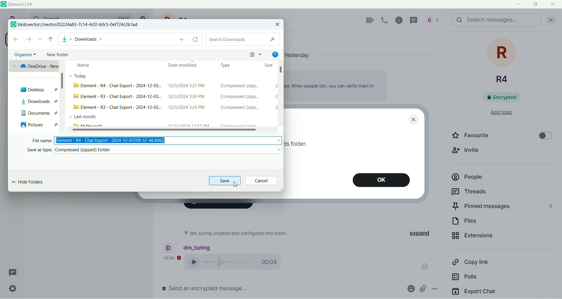 Image resolution: width=562 pixels, height=299 pixels. Describe the element at coordinates (282, 99) in the screenshot. I see `vertical scroll bar` at that location.